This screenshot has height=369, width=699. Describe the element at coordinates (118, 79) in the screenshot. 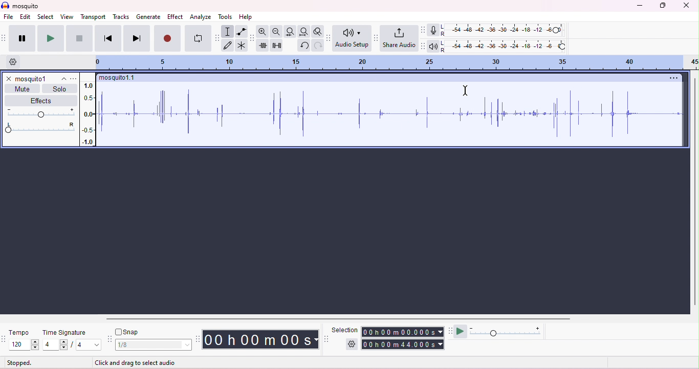

I see `track title` at that location.